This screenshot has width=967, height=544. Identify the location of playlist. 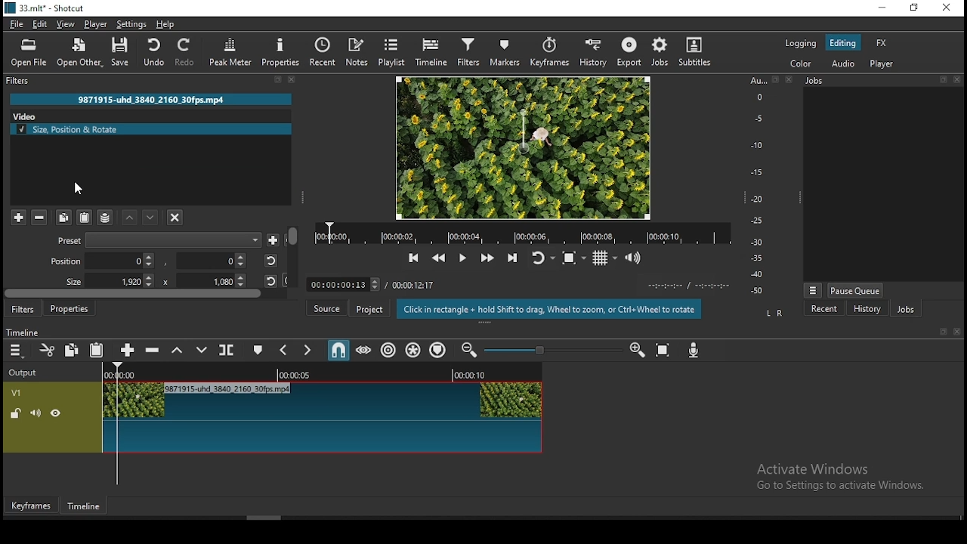
(395, 52).